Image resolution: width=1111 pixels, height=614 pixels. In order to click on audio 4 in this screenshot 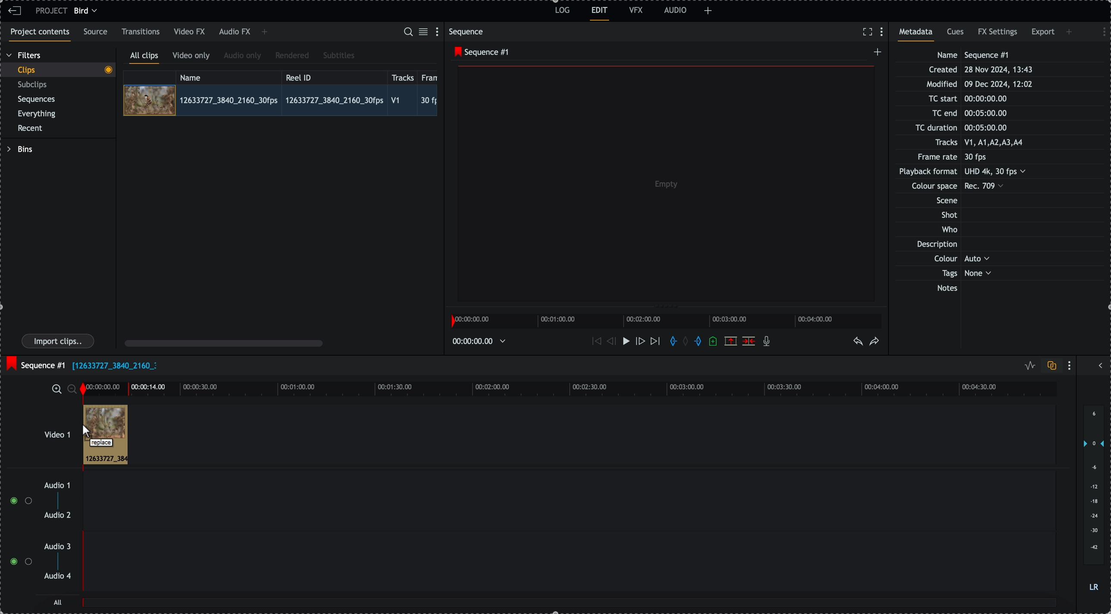, I will do `click(57, 576)`.